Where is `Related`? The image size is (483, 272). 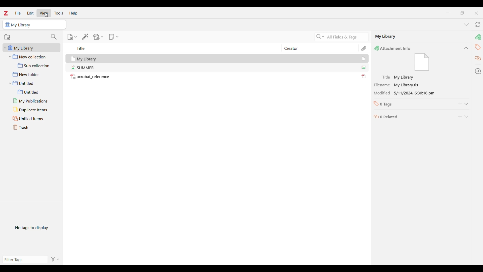 Related is located at coordinates (386, 118).